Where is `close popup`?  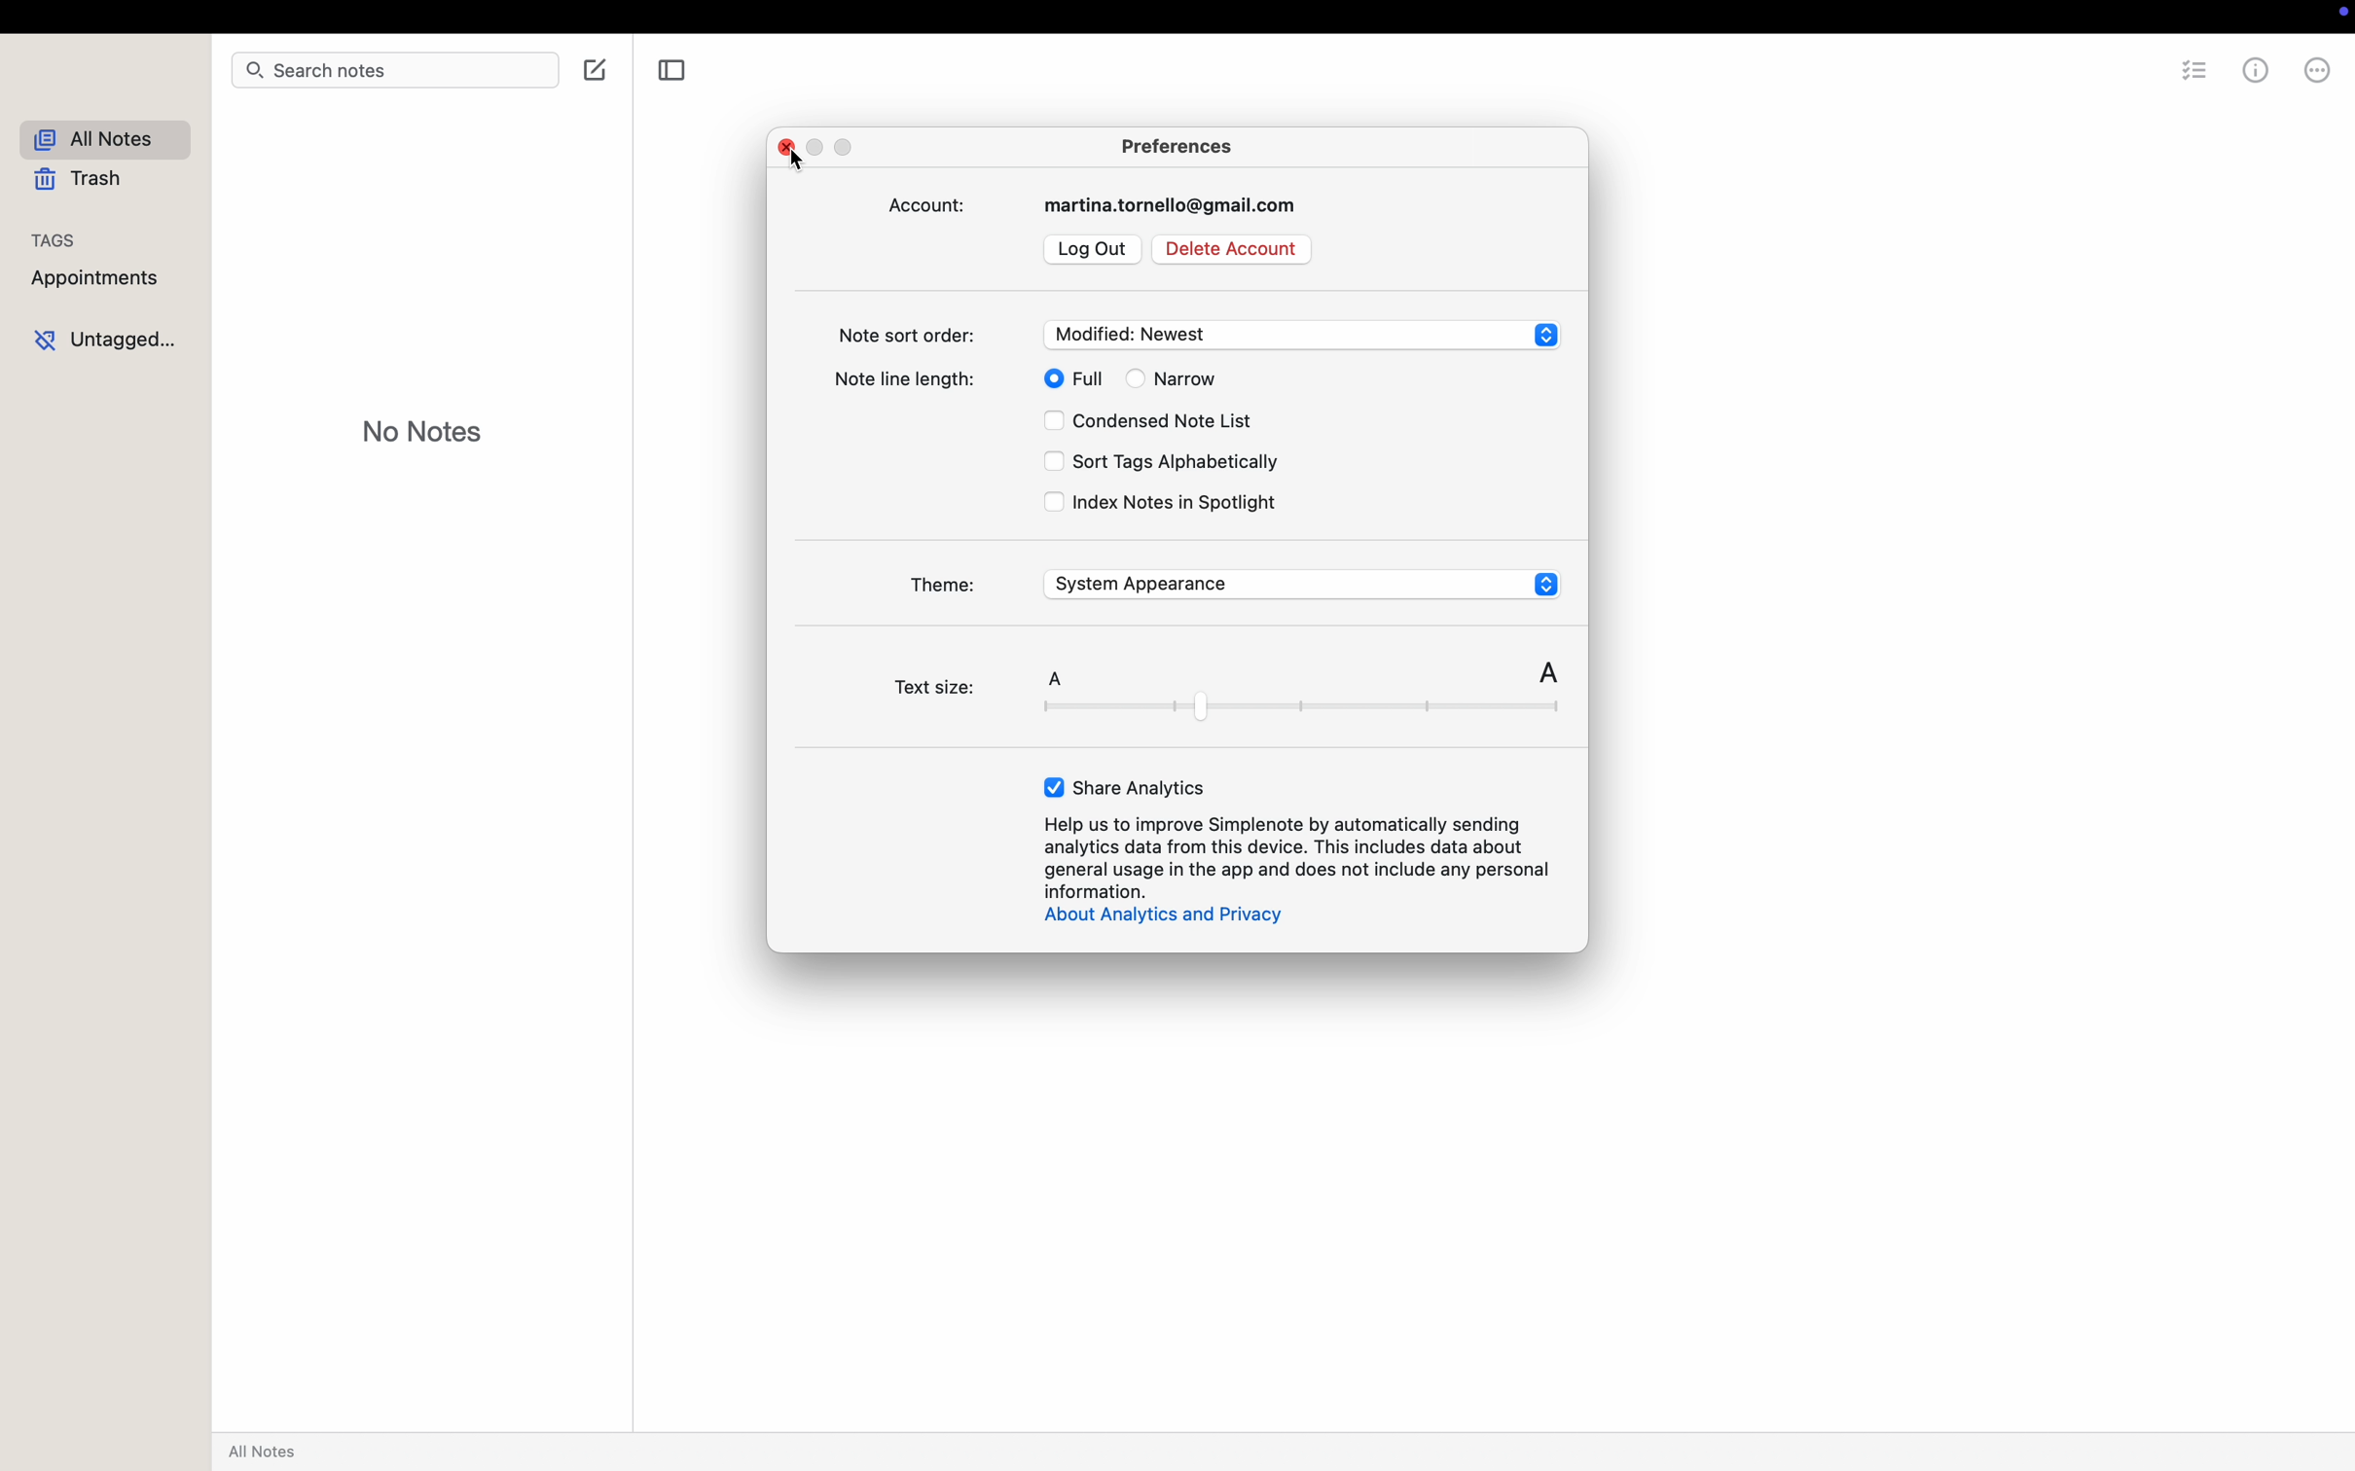 close popup is located at coordinates (784, 146).